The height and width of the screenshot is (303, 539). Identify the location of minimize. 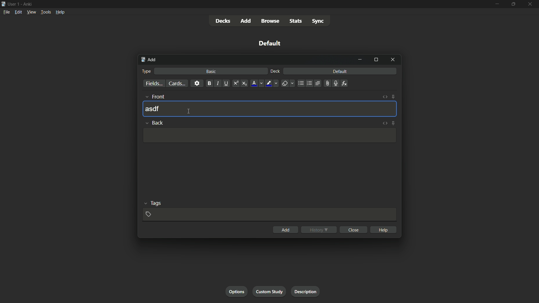
(497, 4).